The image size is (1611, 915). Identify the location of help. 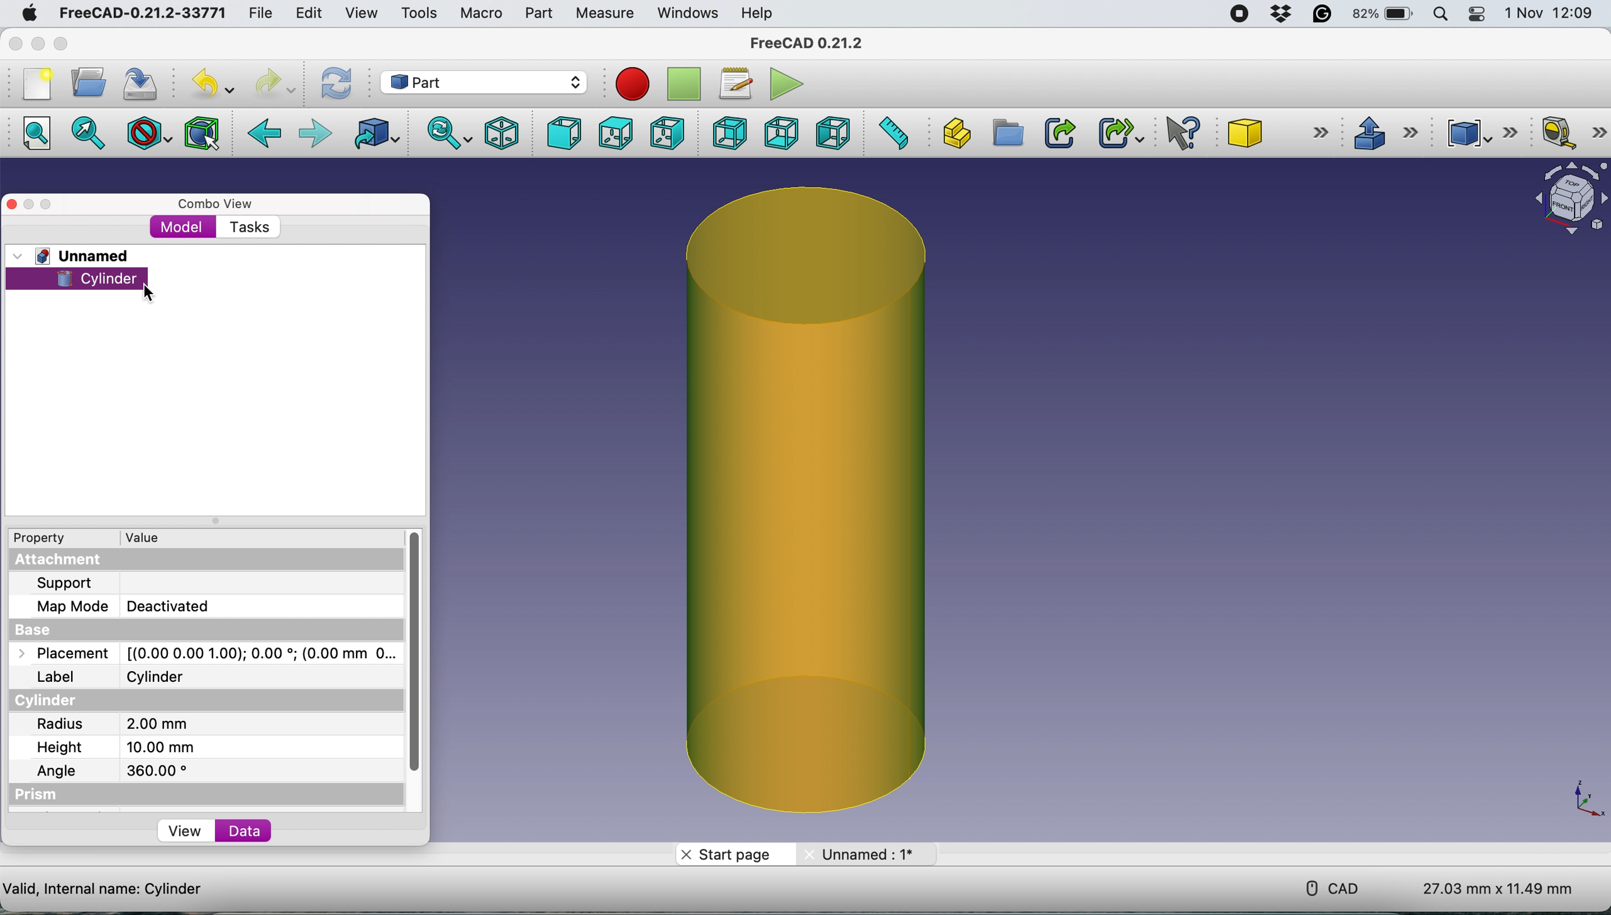
(760, 14).